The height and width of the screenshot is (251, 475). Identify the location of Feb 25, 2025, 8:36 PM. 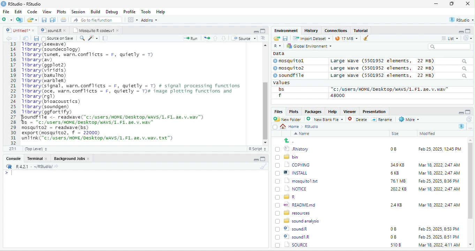
(437, 181).